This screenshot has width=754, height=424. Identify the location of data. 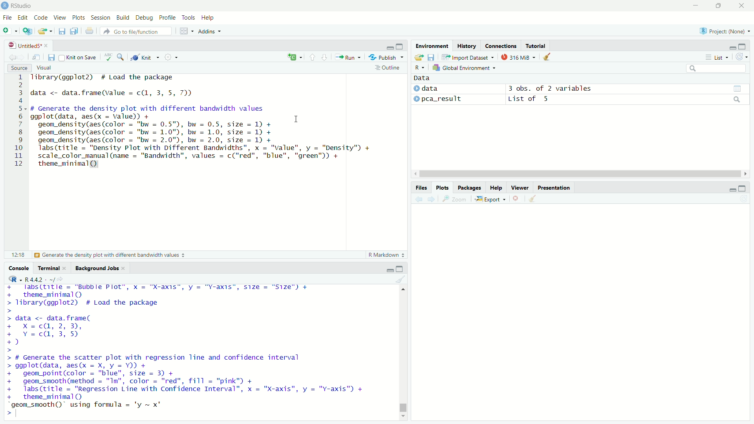
(430, 88).